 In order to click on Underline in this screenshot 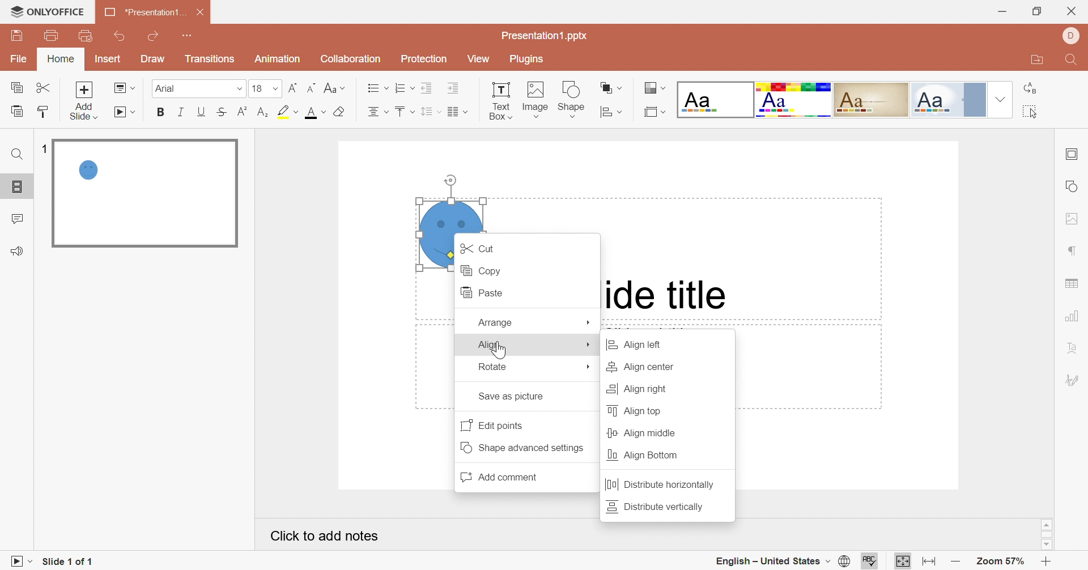, I will do `click(203, 112)`.